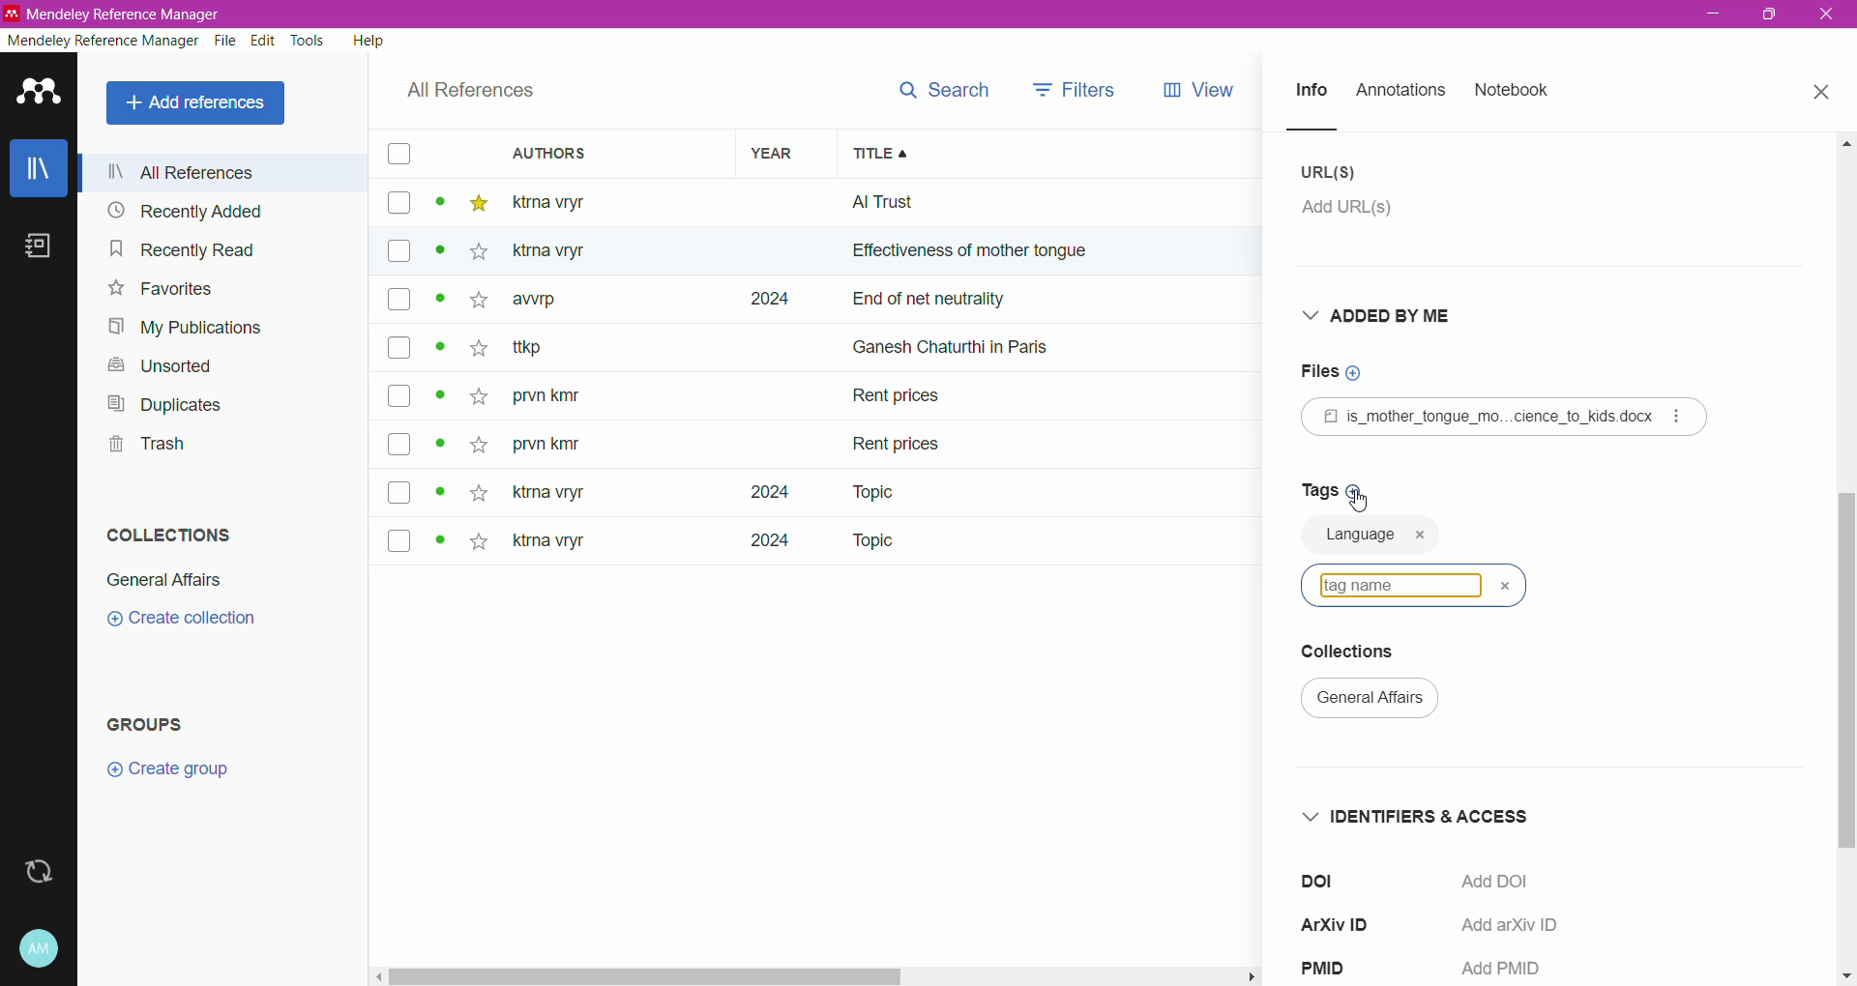  What do you see at coordinates (1060, 154) in the screenshot?
I see `Title` at bounding box center [1060, 154].